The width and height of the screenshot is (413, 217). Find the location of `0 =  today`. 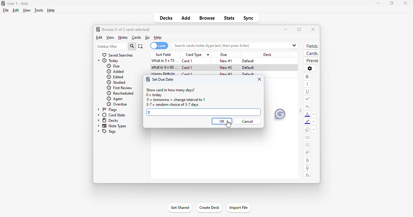

0 =  today is located at coordinates (154, 95).